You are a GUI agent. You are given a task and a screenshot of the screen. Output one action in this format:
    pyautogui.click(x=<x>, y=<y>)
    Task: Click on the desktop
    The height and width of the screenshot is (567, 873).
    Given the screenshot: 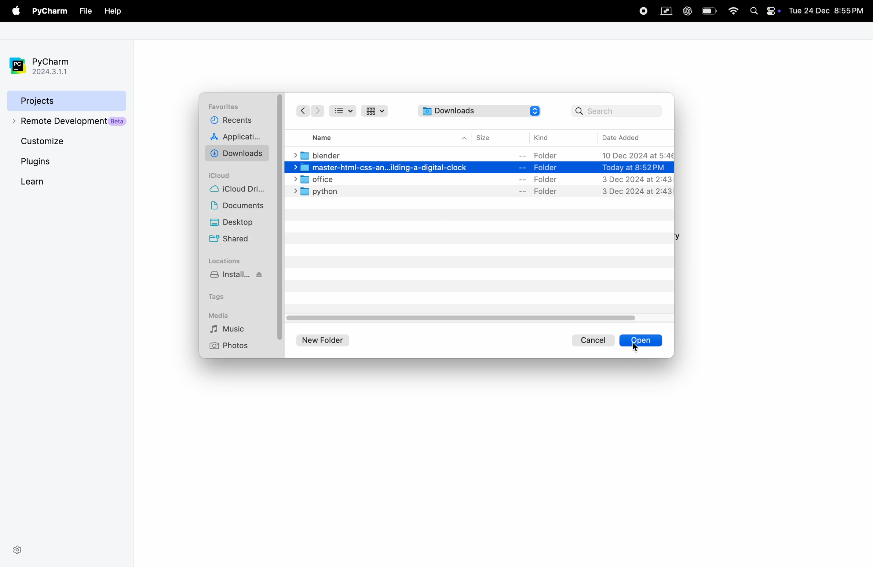 What is the action you would take?
    pyautogui.click(x=240, y=223)
    